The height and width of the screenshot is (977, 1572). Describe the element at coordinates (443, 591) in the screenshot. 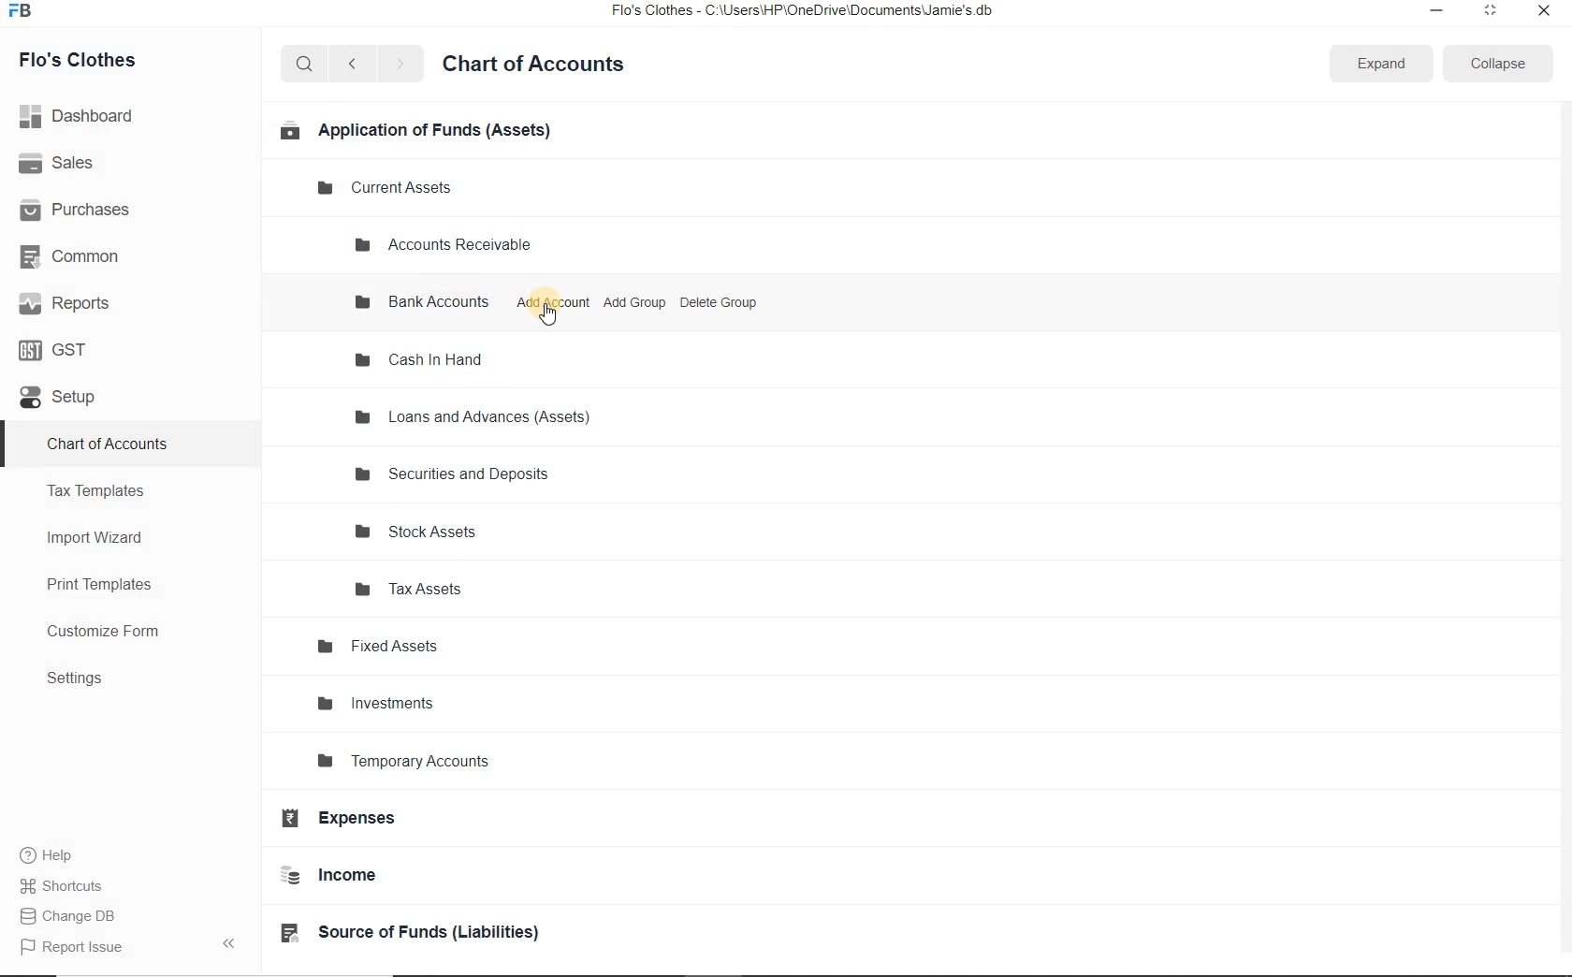

I see `Tax Assets` at that location.